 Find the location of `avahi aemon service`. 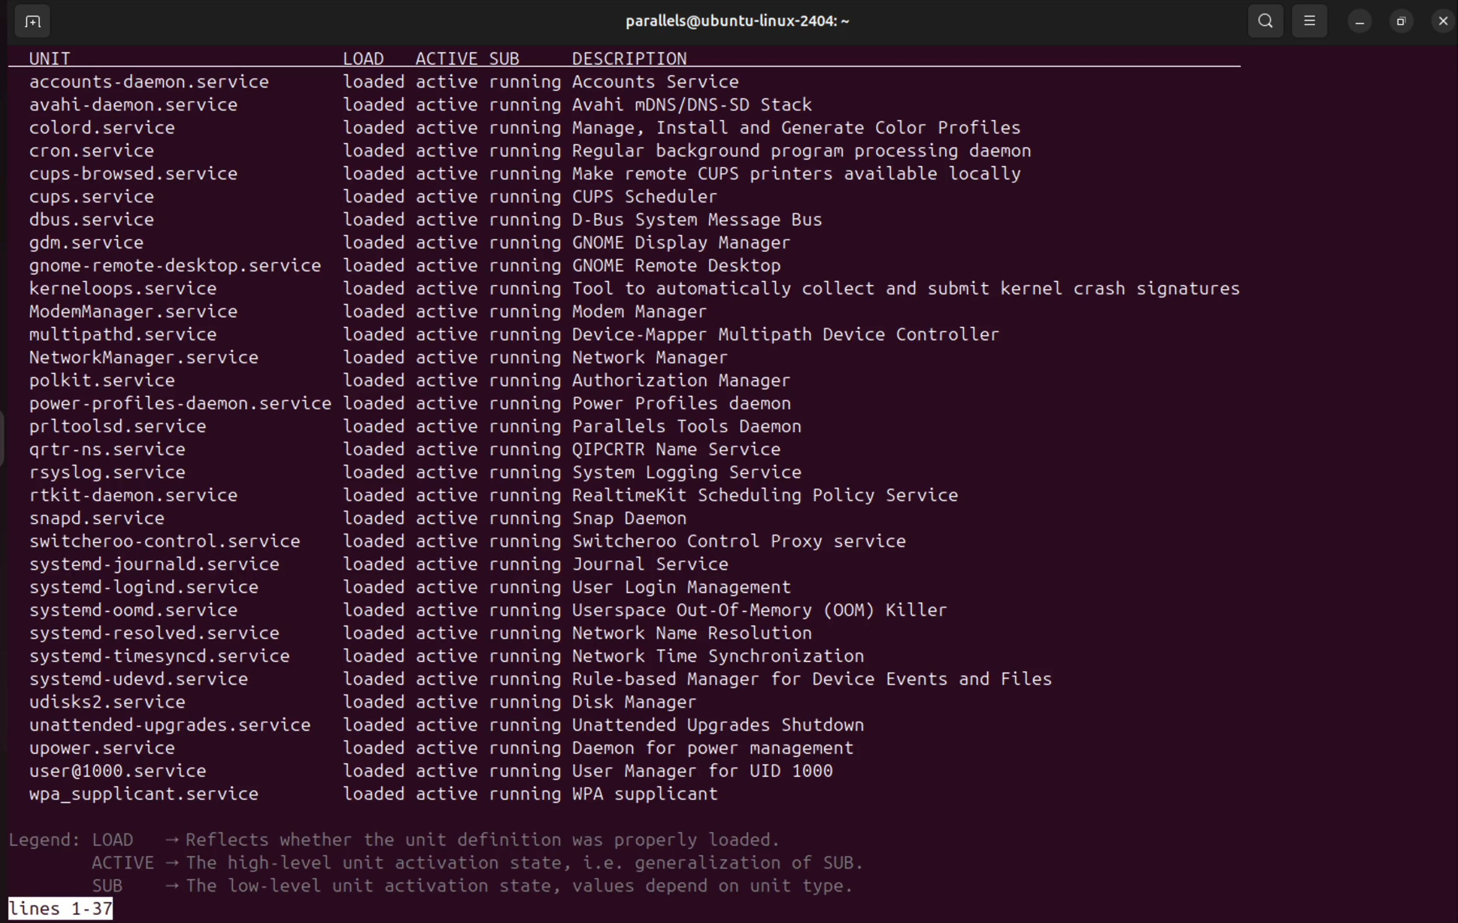

avahi aemon service is located at coordinates (133, 106).